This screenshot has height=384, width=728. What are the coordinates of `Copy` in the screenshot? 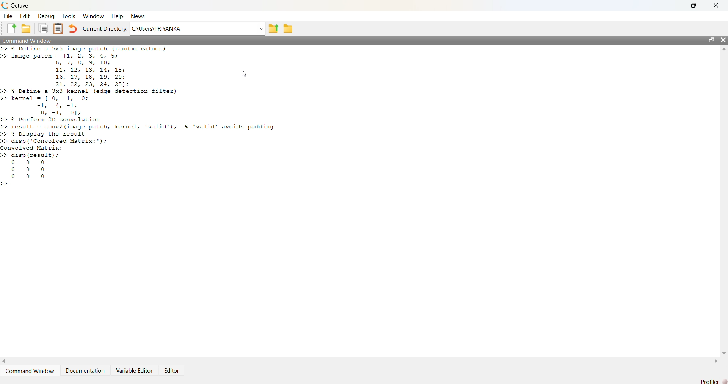 It's located at (44, 28).